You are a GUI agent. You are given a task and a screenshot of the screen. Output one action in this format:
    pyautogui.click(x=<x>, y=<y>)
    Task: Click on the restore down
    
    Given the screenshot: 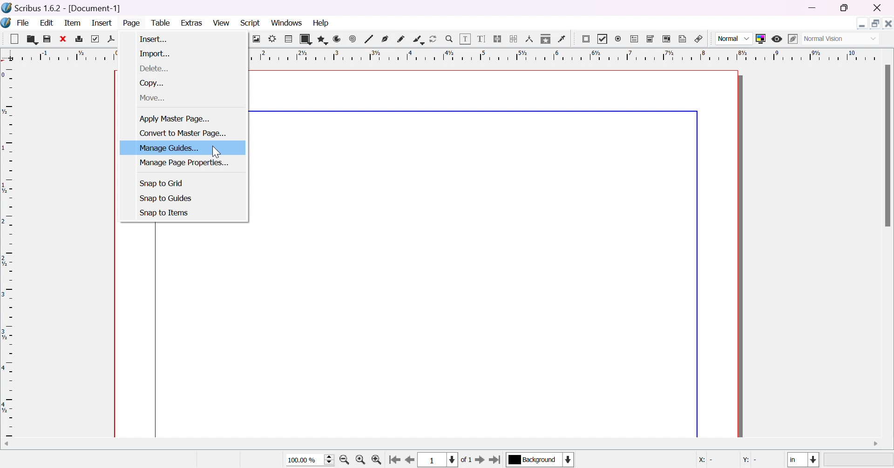 What is the action you would take?
    pyautogui.click(x=845, y=8)
    